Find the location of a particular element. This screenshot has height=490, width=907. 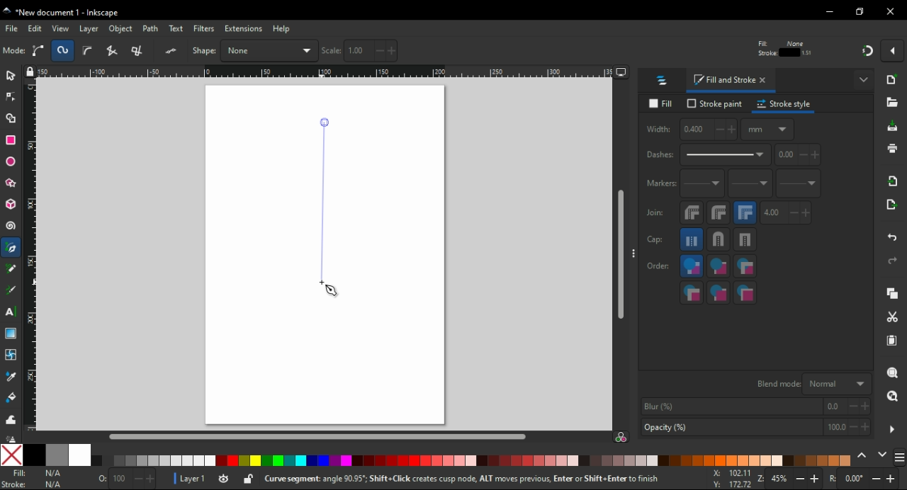

restore is located at coordinates (862, 11).